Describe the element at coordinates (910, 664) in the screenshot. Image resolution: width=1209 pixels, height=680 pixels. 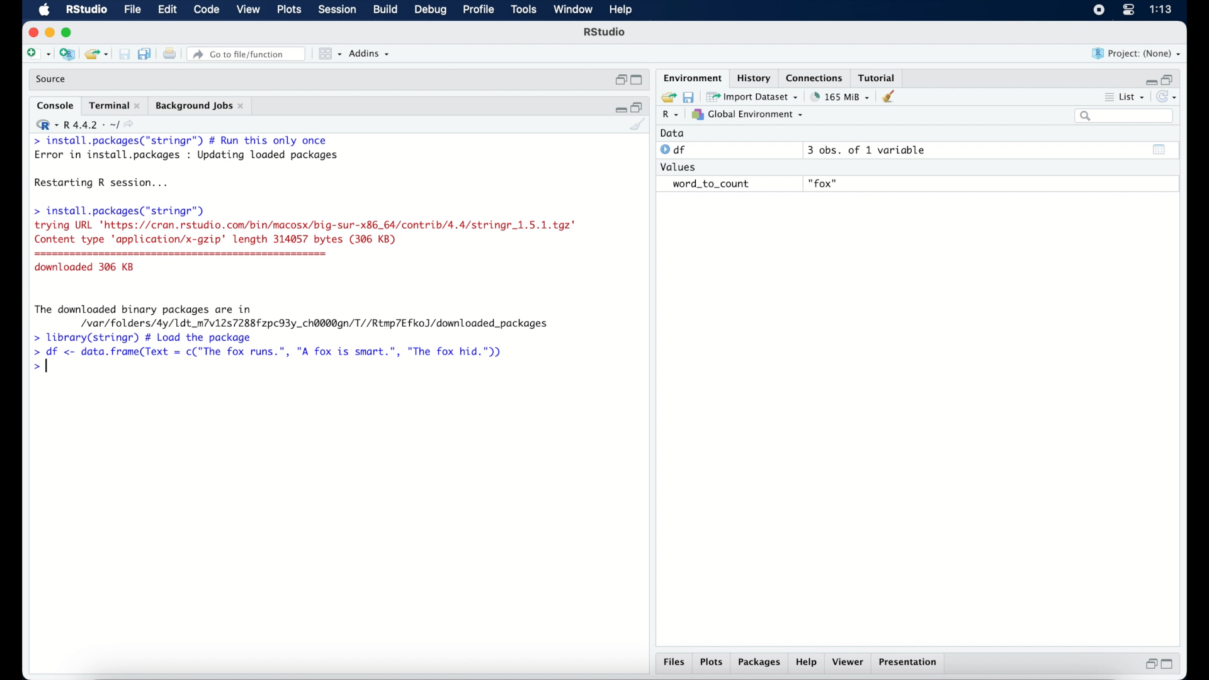
I see `presentation` at that location.